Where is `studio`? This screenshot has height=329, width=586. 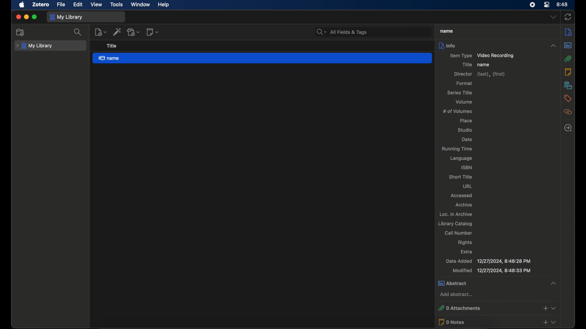
studio is located at coordinates (465, 130).